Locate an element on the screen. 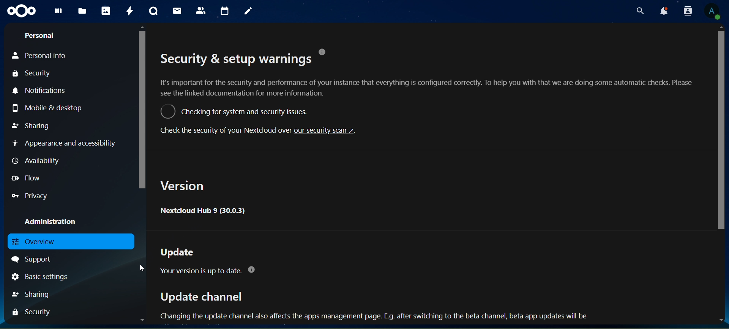 The width and height of the screenshot is (729, 329). calendar is located at coordinates (225, 11).